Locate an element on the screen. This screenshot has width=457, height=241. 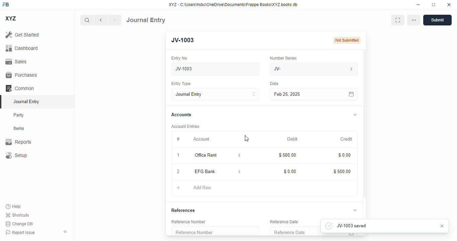
previous is located at coordinates (101, 20).